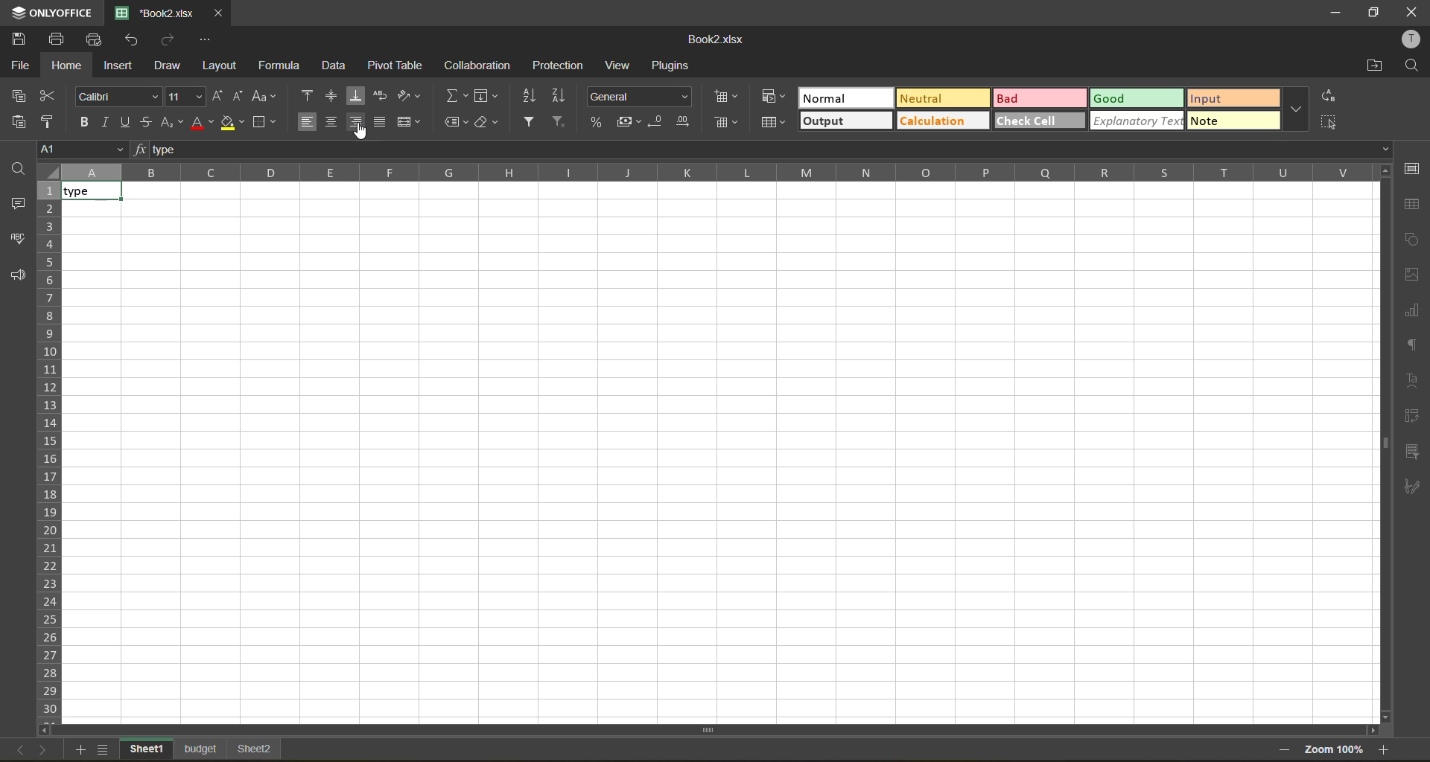  I want to click on sort descending, so click(563, 96).